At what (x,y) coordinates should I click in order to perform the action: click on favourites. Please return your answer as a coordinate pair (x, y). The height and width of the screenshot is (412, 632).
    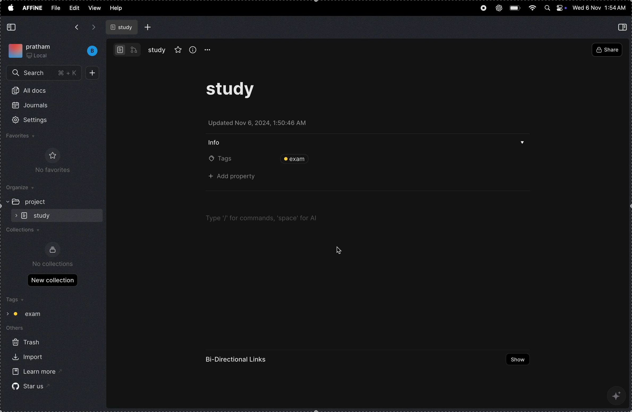
    Looking at the image, I should click on (28, 137).